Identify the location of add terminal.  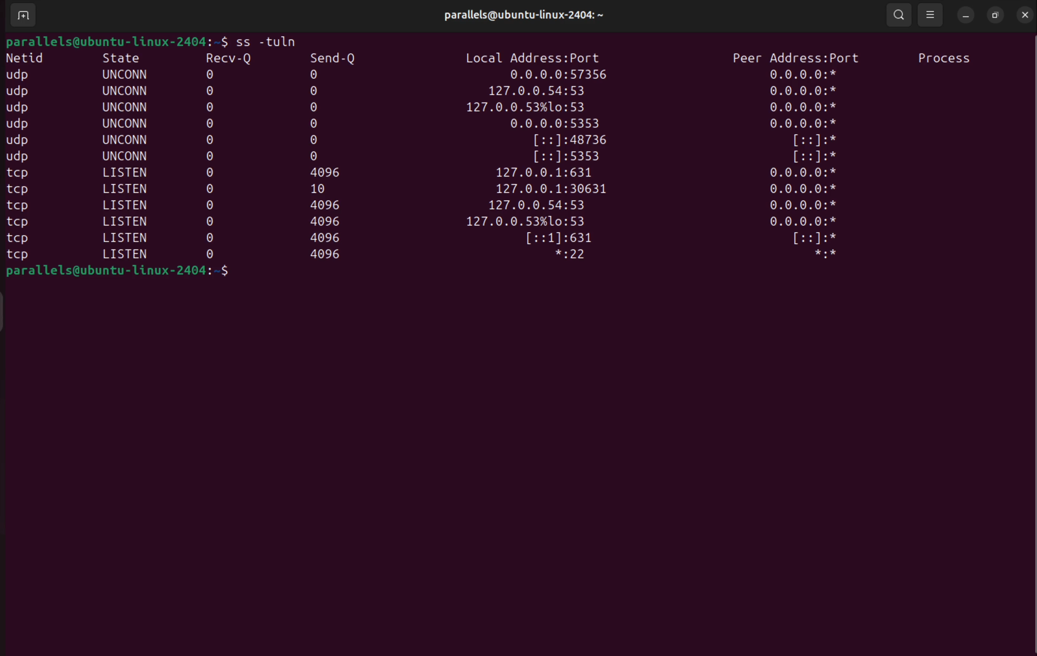
(20, 17).